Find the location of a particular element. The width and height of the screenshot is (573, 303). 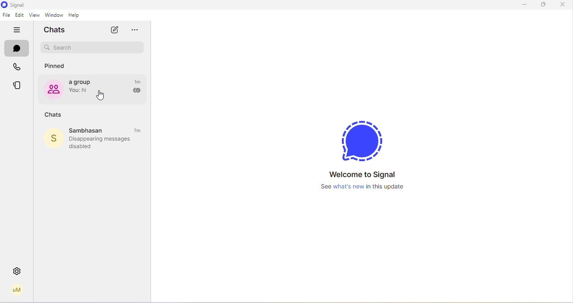

signal is located at coordinates (14, 5).